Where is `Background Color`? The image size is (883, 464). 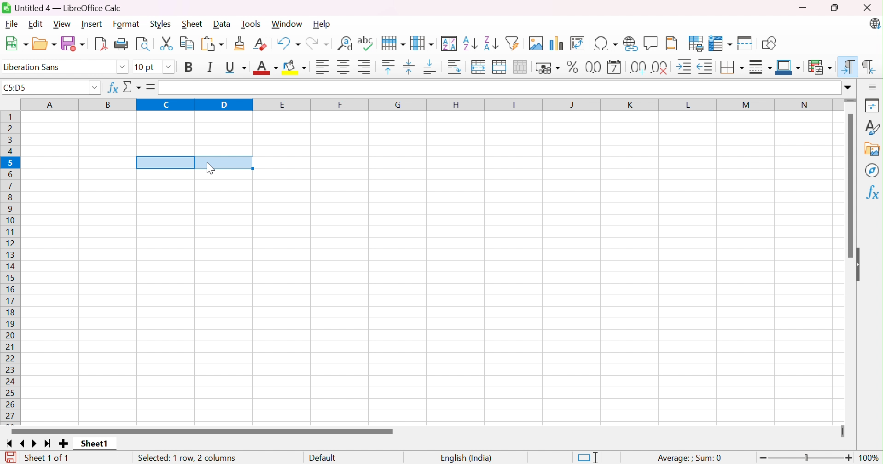
Background Color is located at coordinates (297, 68).